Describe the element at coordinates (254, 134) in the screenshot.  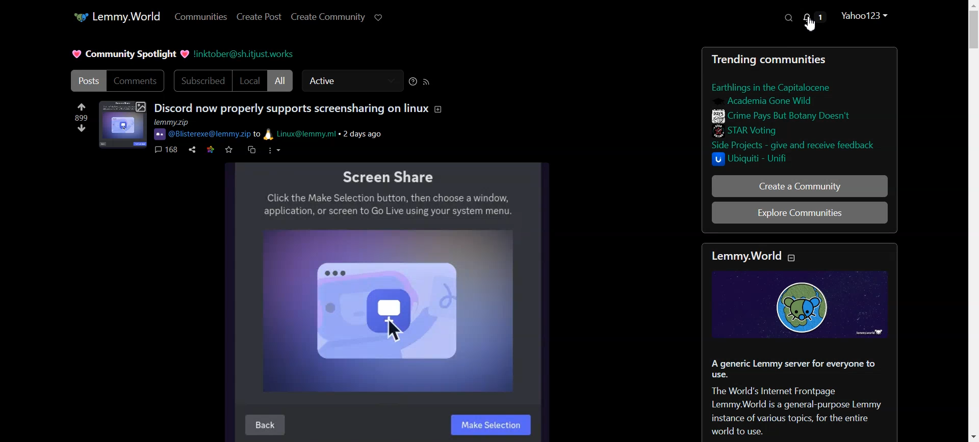
I see `@Blisterexe@lemmy.zip to Linux@lemmy.ml ` at that location.